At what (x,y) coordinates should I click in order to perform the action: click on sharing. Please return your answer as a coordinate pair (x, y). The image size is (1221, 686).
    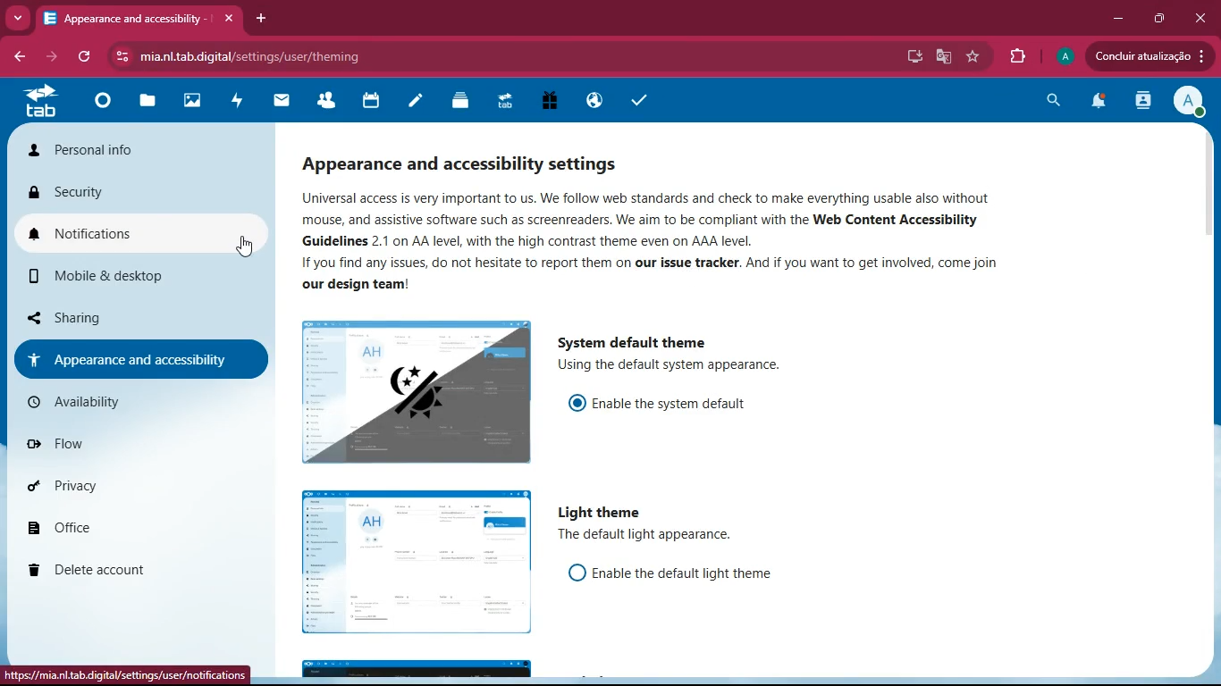
    Looking at the image, I should click on (106, 315).